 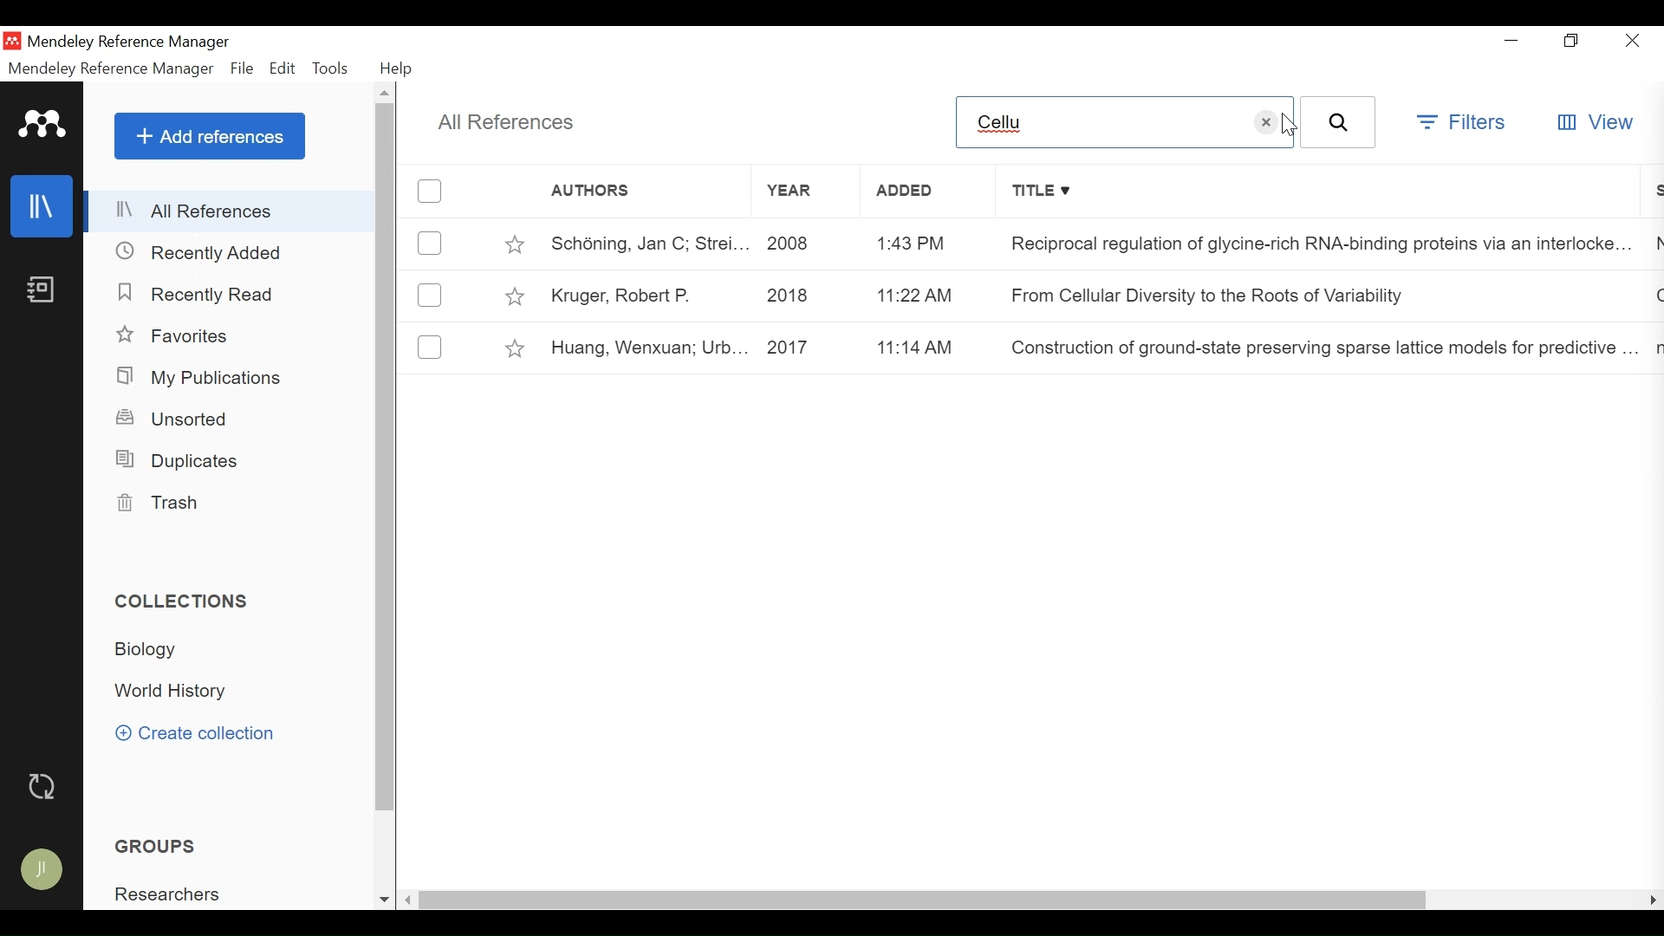 I want to click on Recently Read, so click(x=197, y=294).